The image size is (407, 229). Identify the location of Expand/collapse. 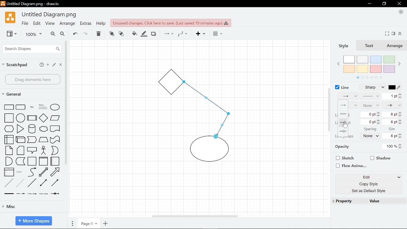
(401, 34).